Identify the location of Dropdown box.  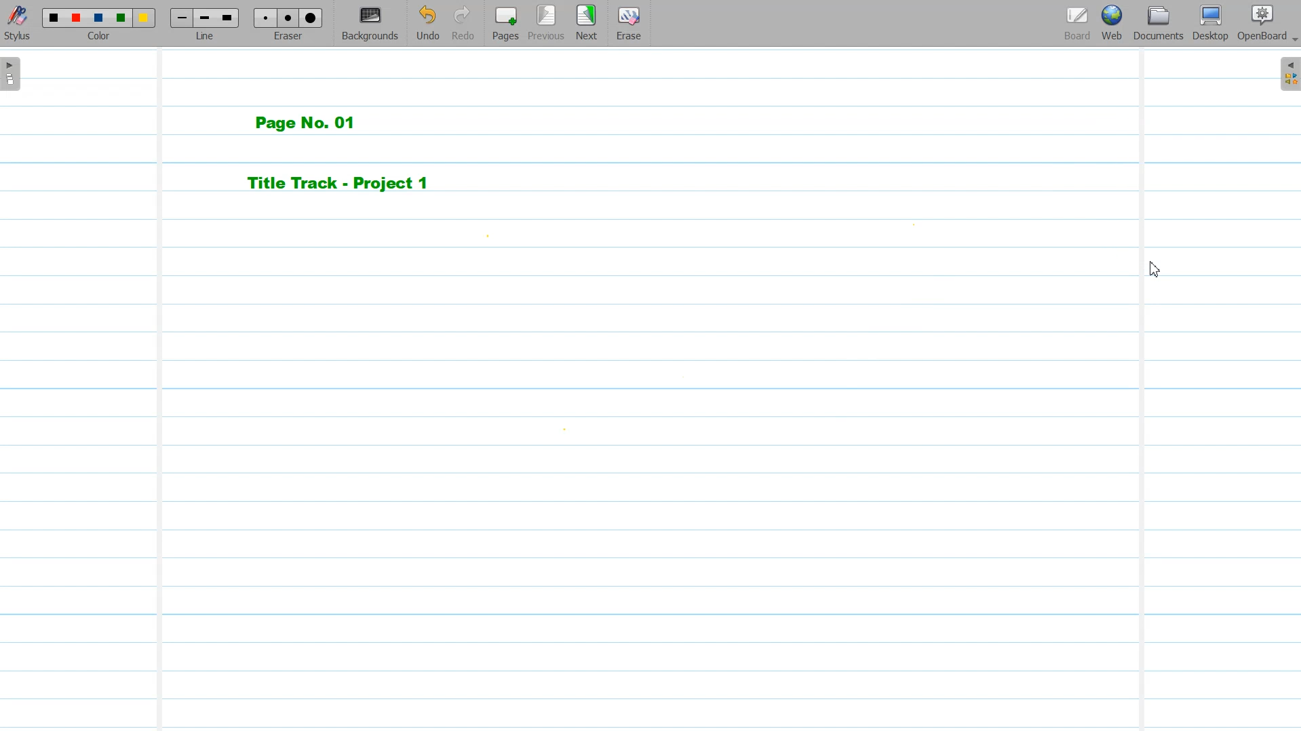
(1293, 42).